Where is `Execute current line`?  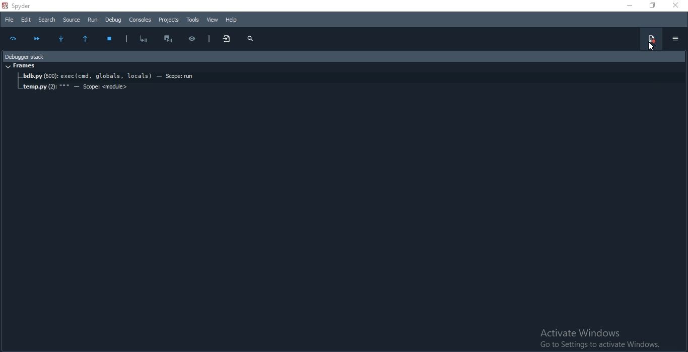 Execute current line is located at coordinates (14, 40).